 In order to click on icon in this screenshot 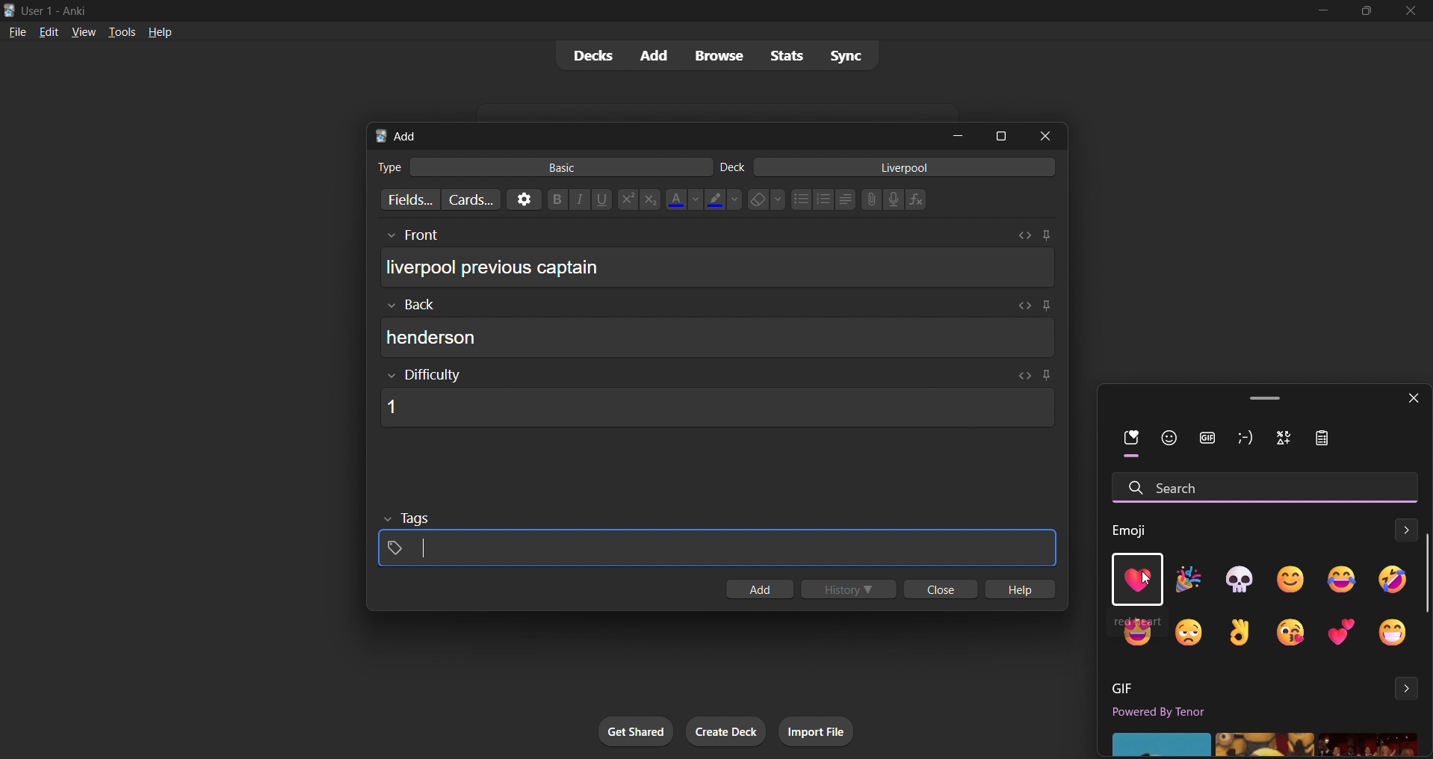, I will do `click(1286, 440)`.